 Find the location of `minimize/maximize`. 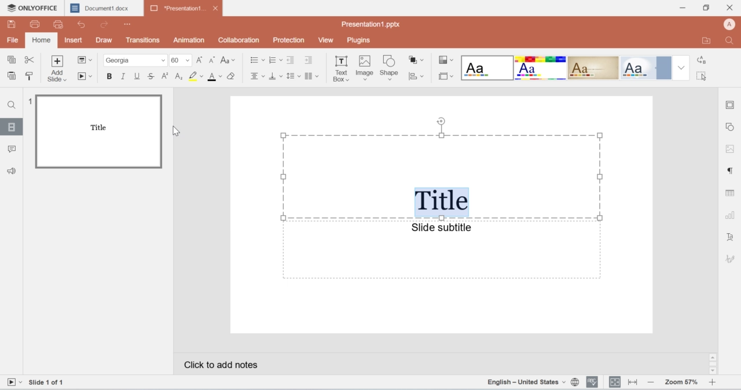

minimize/maximize is located at coordinates (705, 8).